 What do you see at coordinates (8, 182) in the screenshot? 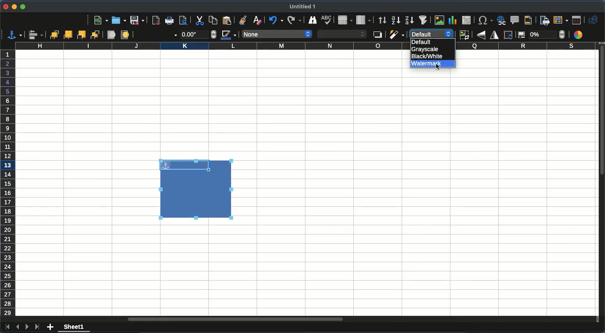
I see `row` at bounding box center [8, 182].